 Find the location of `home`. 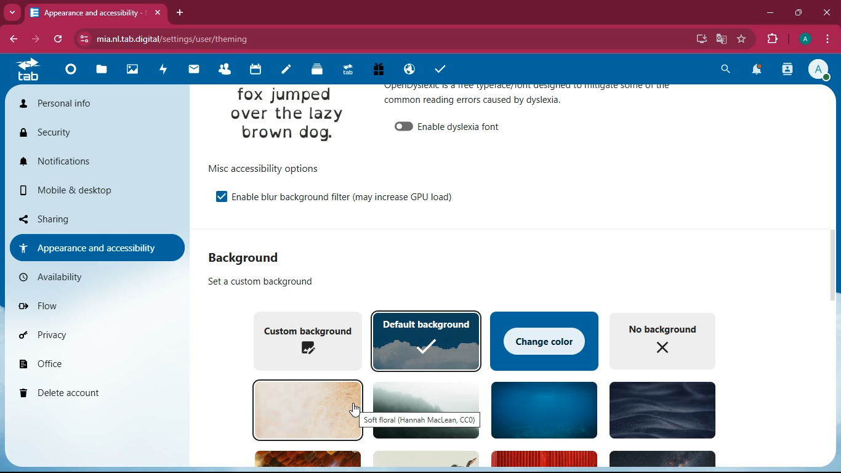

home is located at coordinates (71, 70).